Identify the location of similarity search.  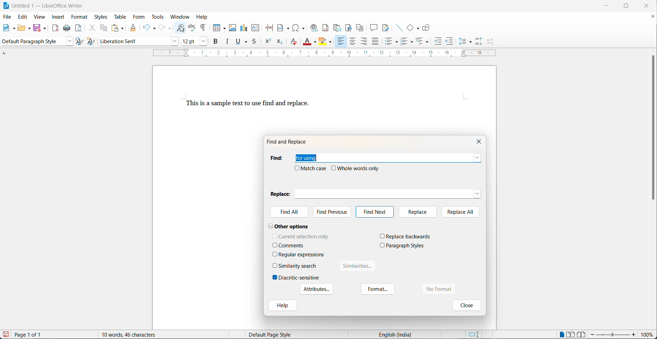
(298, 266).